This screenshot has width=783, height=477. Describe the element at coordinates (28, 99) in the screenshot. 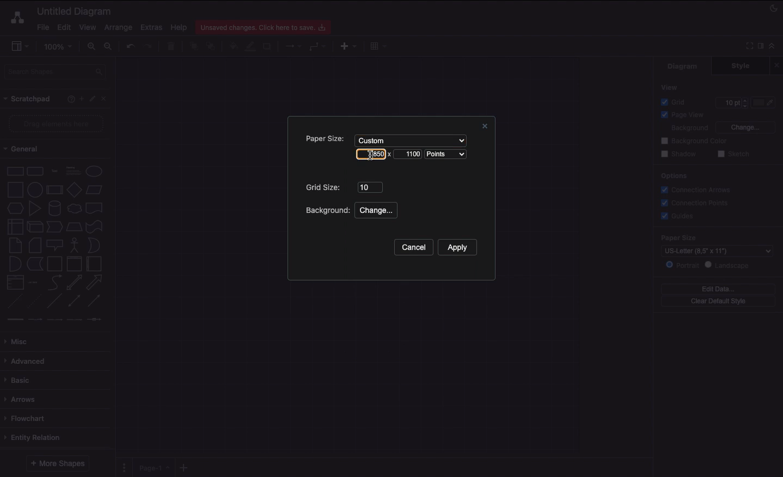

I see `Scrathpad` at that location.